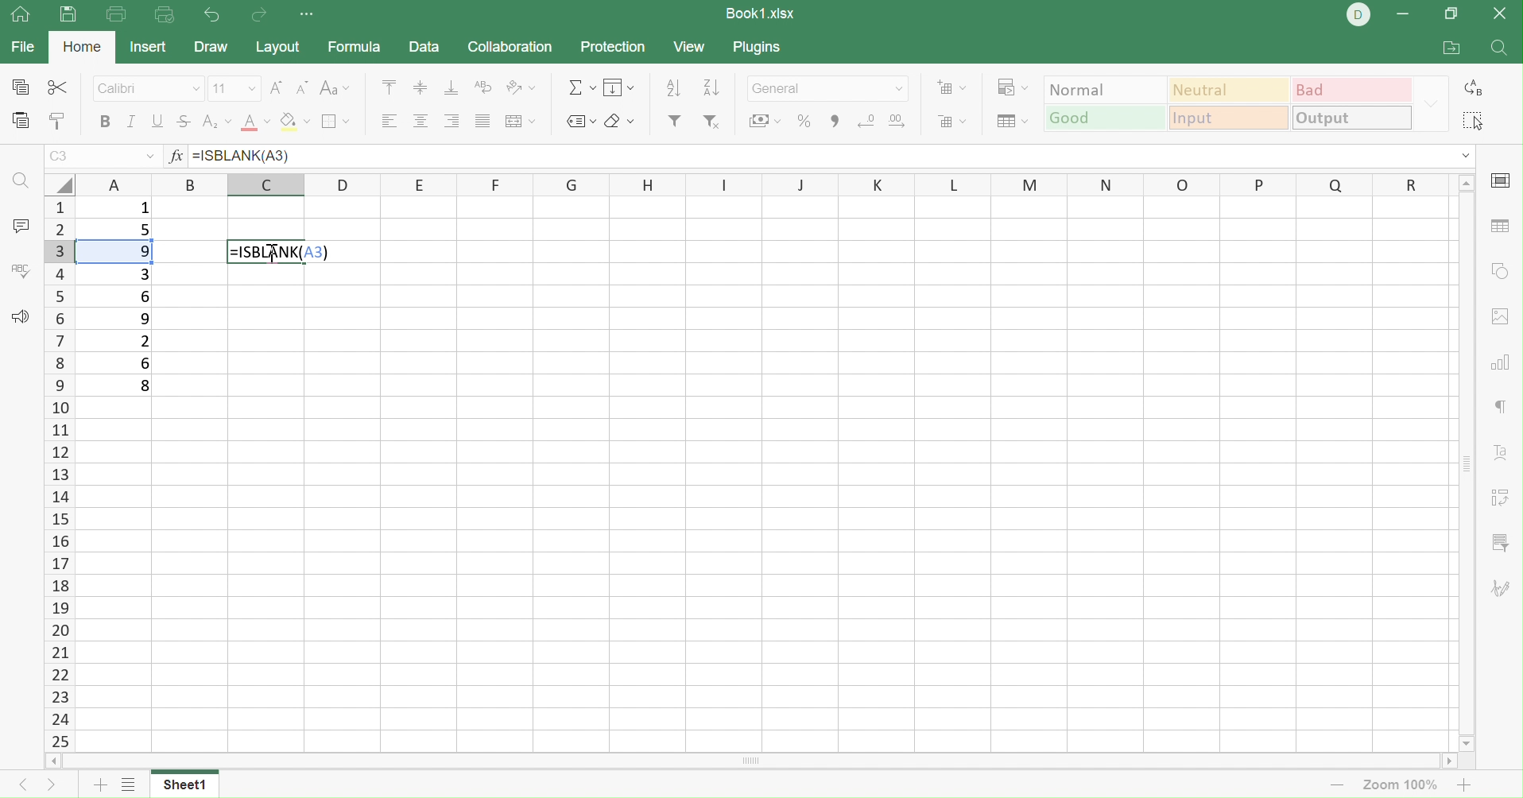 Image resolution: width=1523 pixels, height=798 pixels. What do you see at coordinates (389, 121) in the screenshot?
I see `Align left` at bounding box center [389, 121].